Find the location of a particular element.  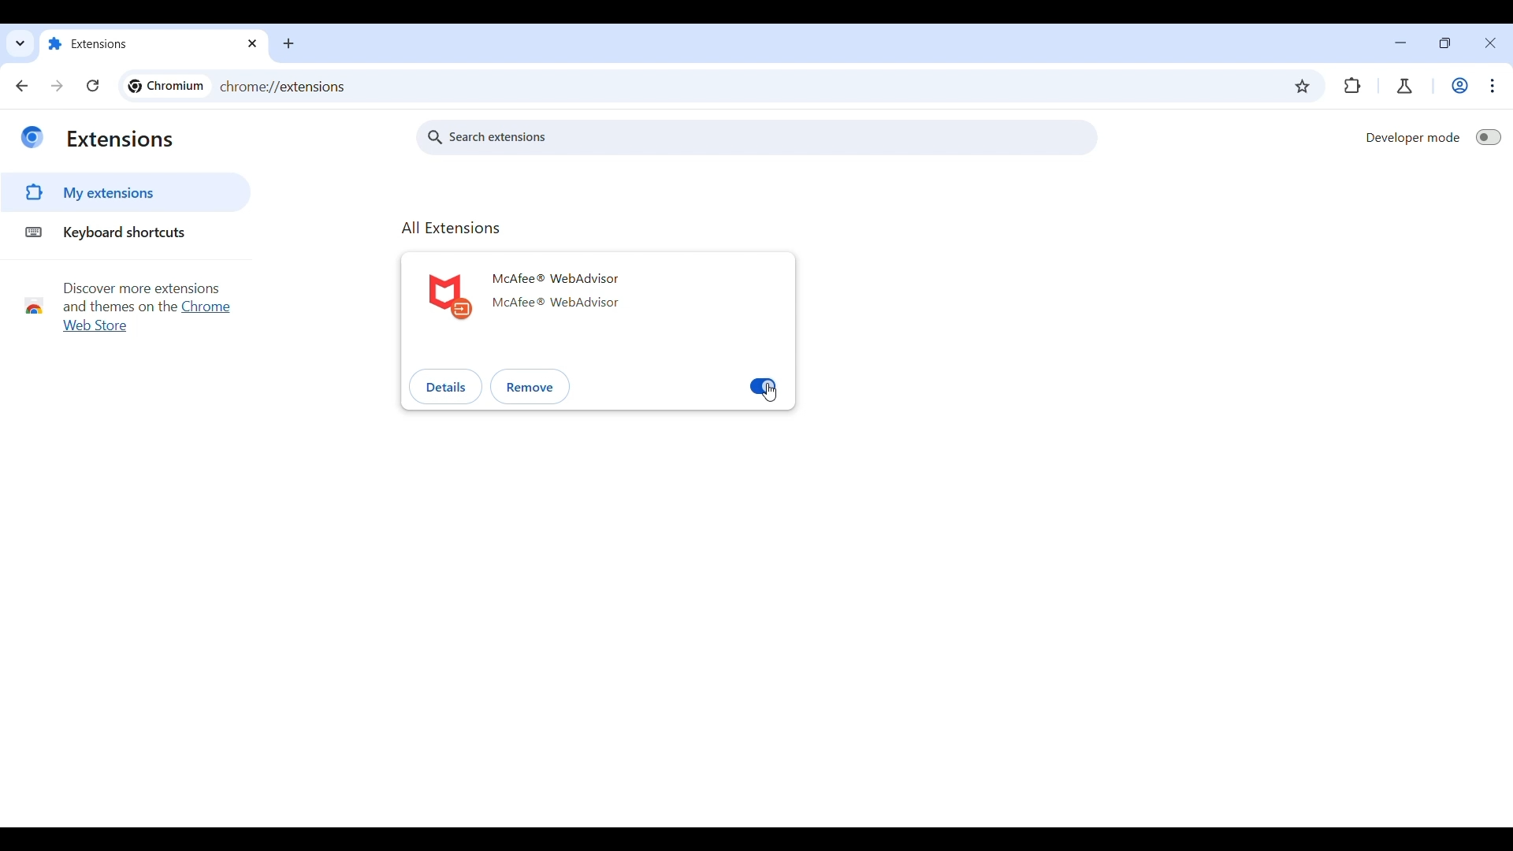

chrome://extensions is located at coordinates (284, 87).